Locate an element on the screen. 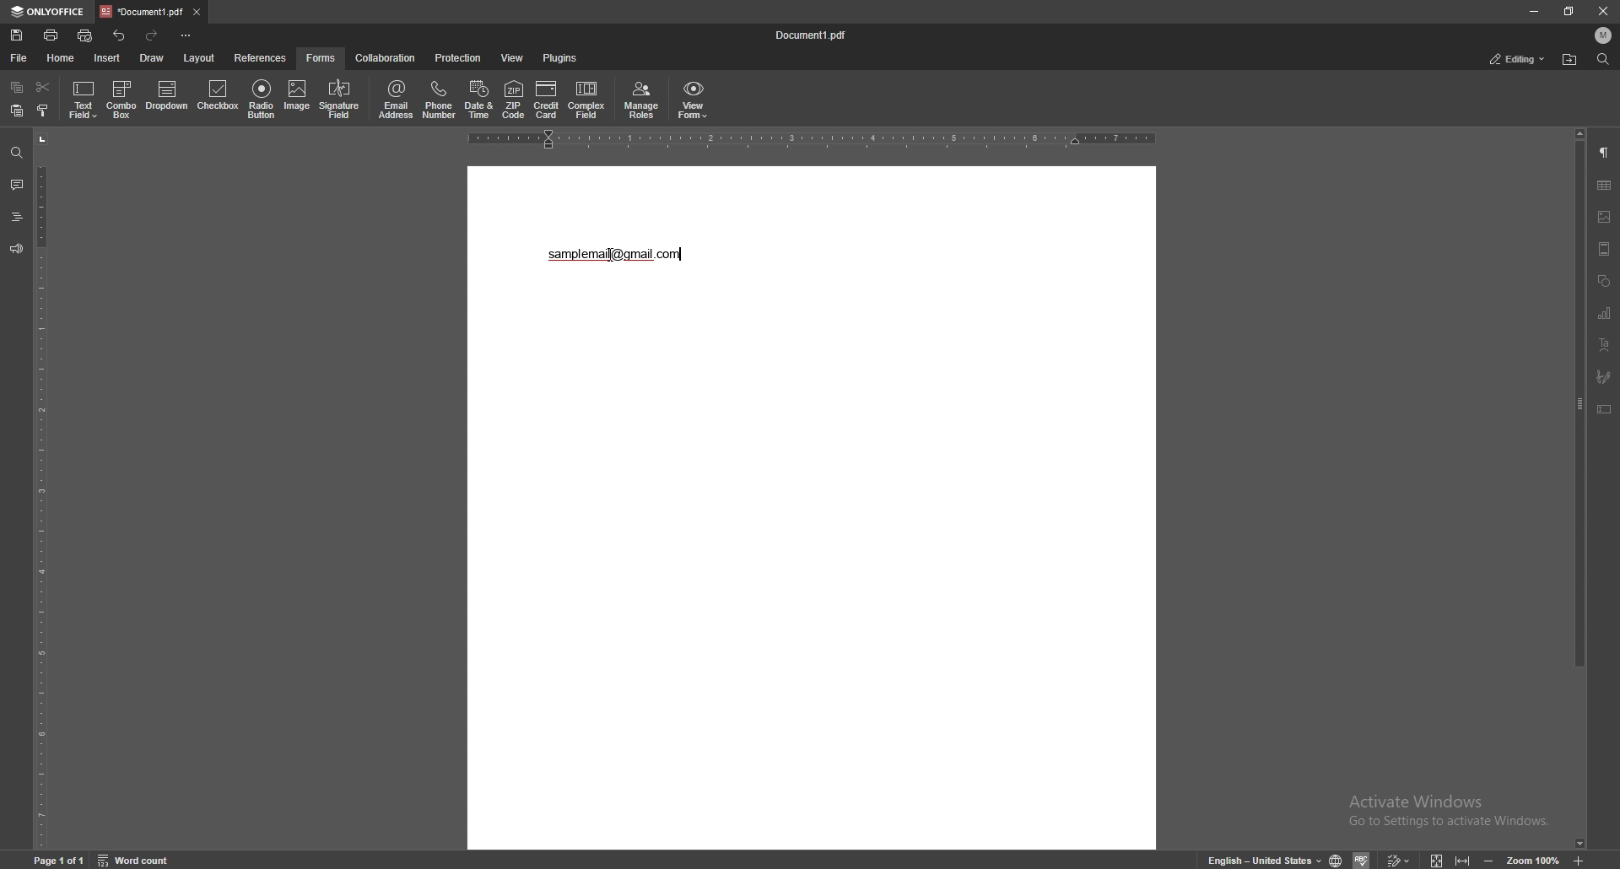 The image size is (1620, 869). copy style is located at coordinates (42, 111).